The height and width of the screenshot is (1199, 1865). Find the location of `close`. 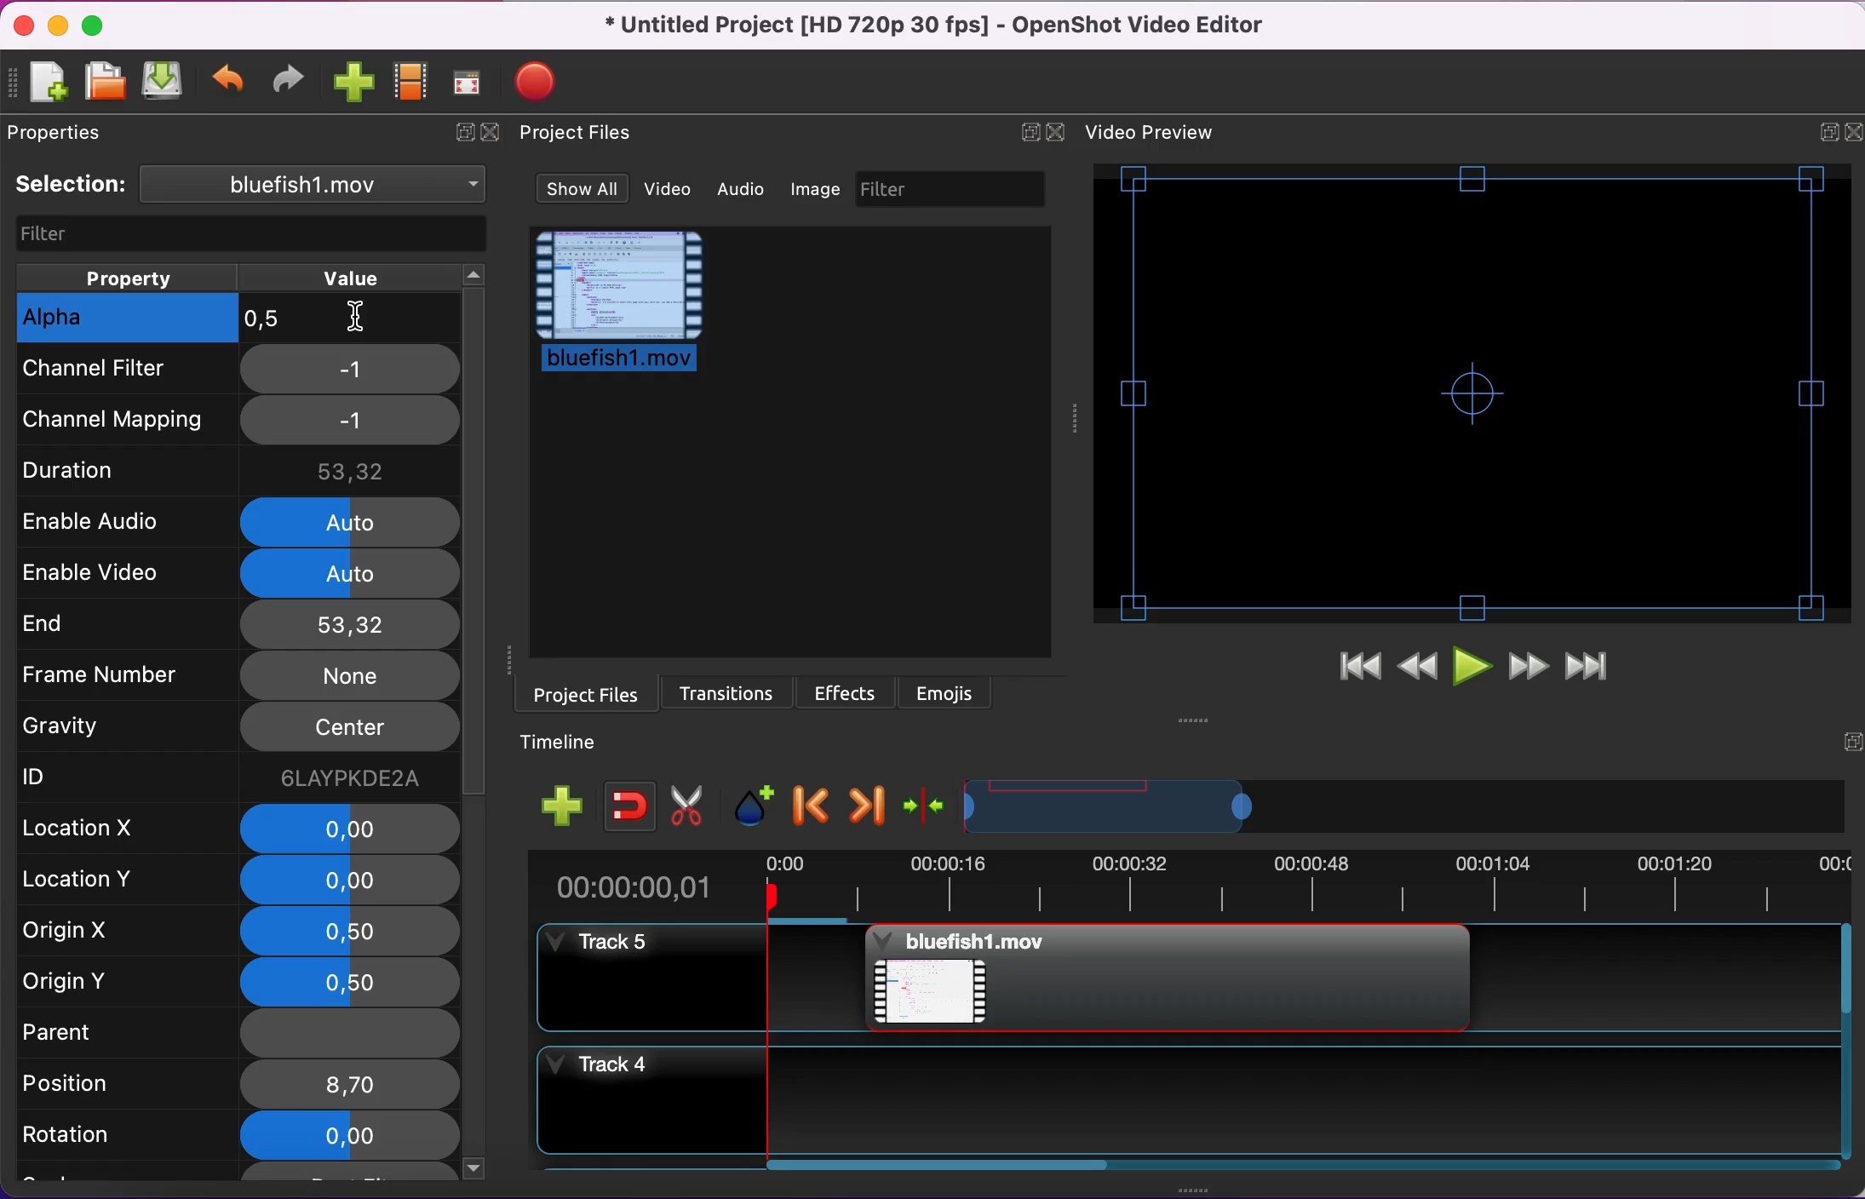

close is located at coordinates (23, 26).